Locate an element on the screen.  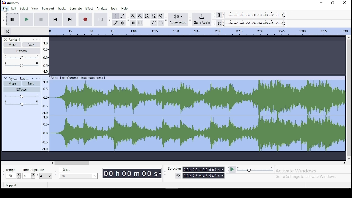
audio track name is located at coordinates (20, 78).